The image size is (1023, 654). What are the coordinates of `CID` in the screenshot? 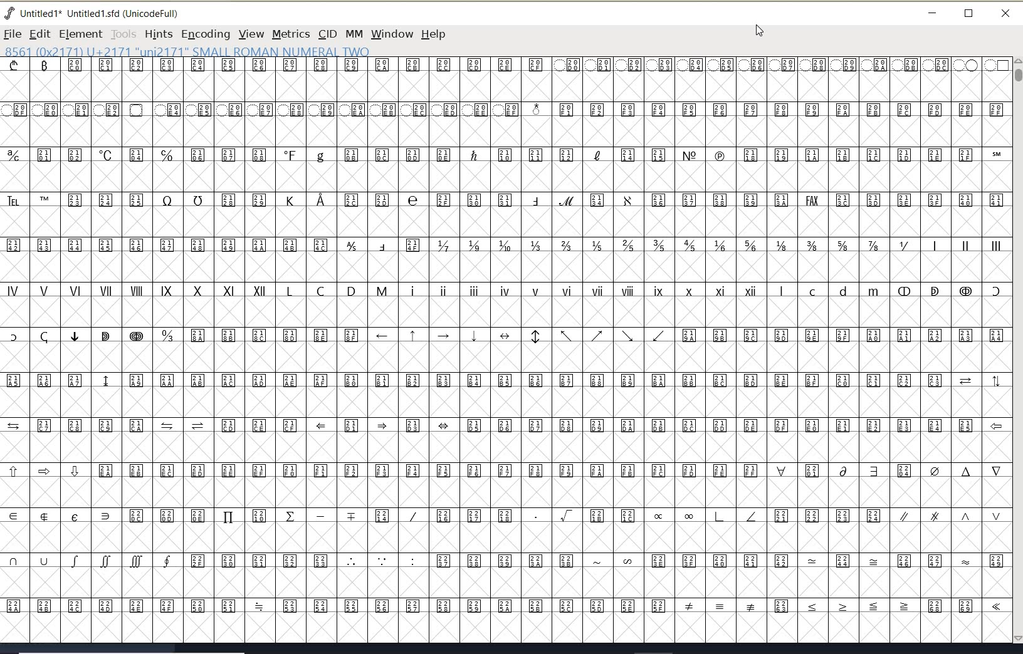 It's located at (327, 34).